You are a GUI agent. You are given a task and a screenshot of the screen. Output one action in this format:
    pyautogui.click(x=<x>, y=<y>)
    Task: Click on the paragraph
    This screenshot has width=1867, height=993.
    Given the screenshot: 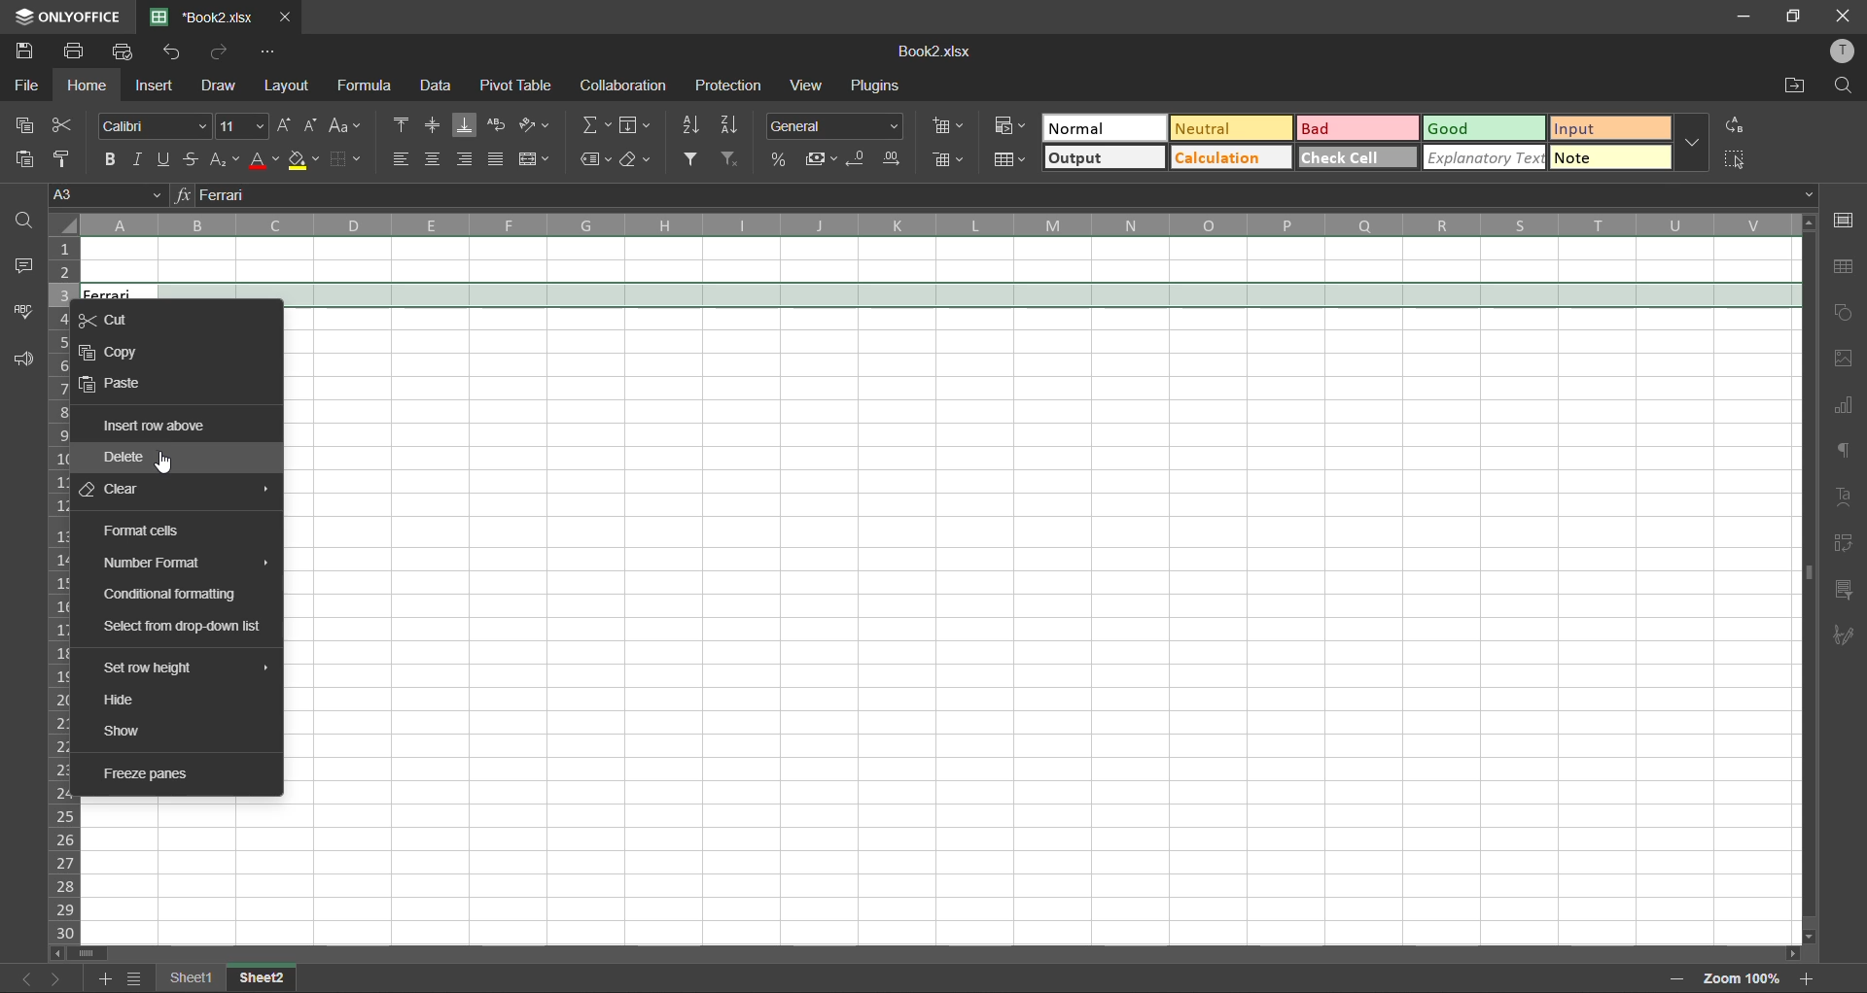 What is the action you would take?
    pyautogui.click(x=1849, y=453)
    